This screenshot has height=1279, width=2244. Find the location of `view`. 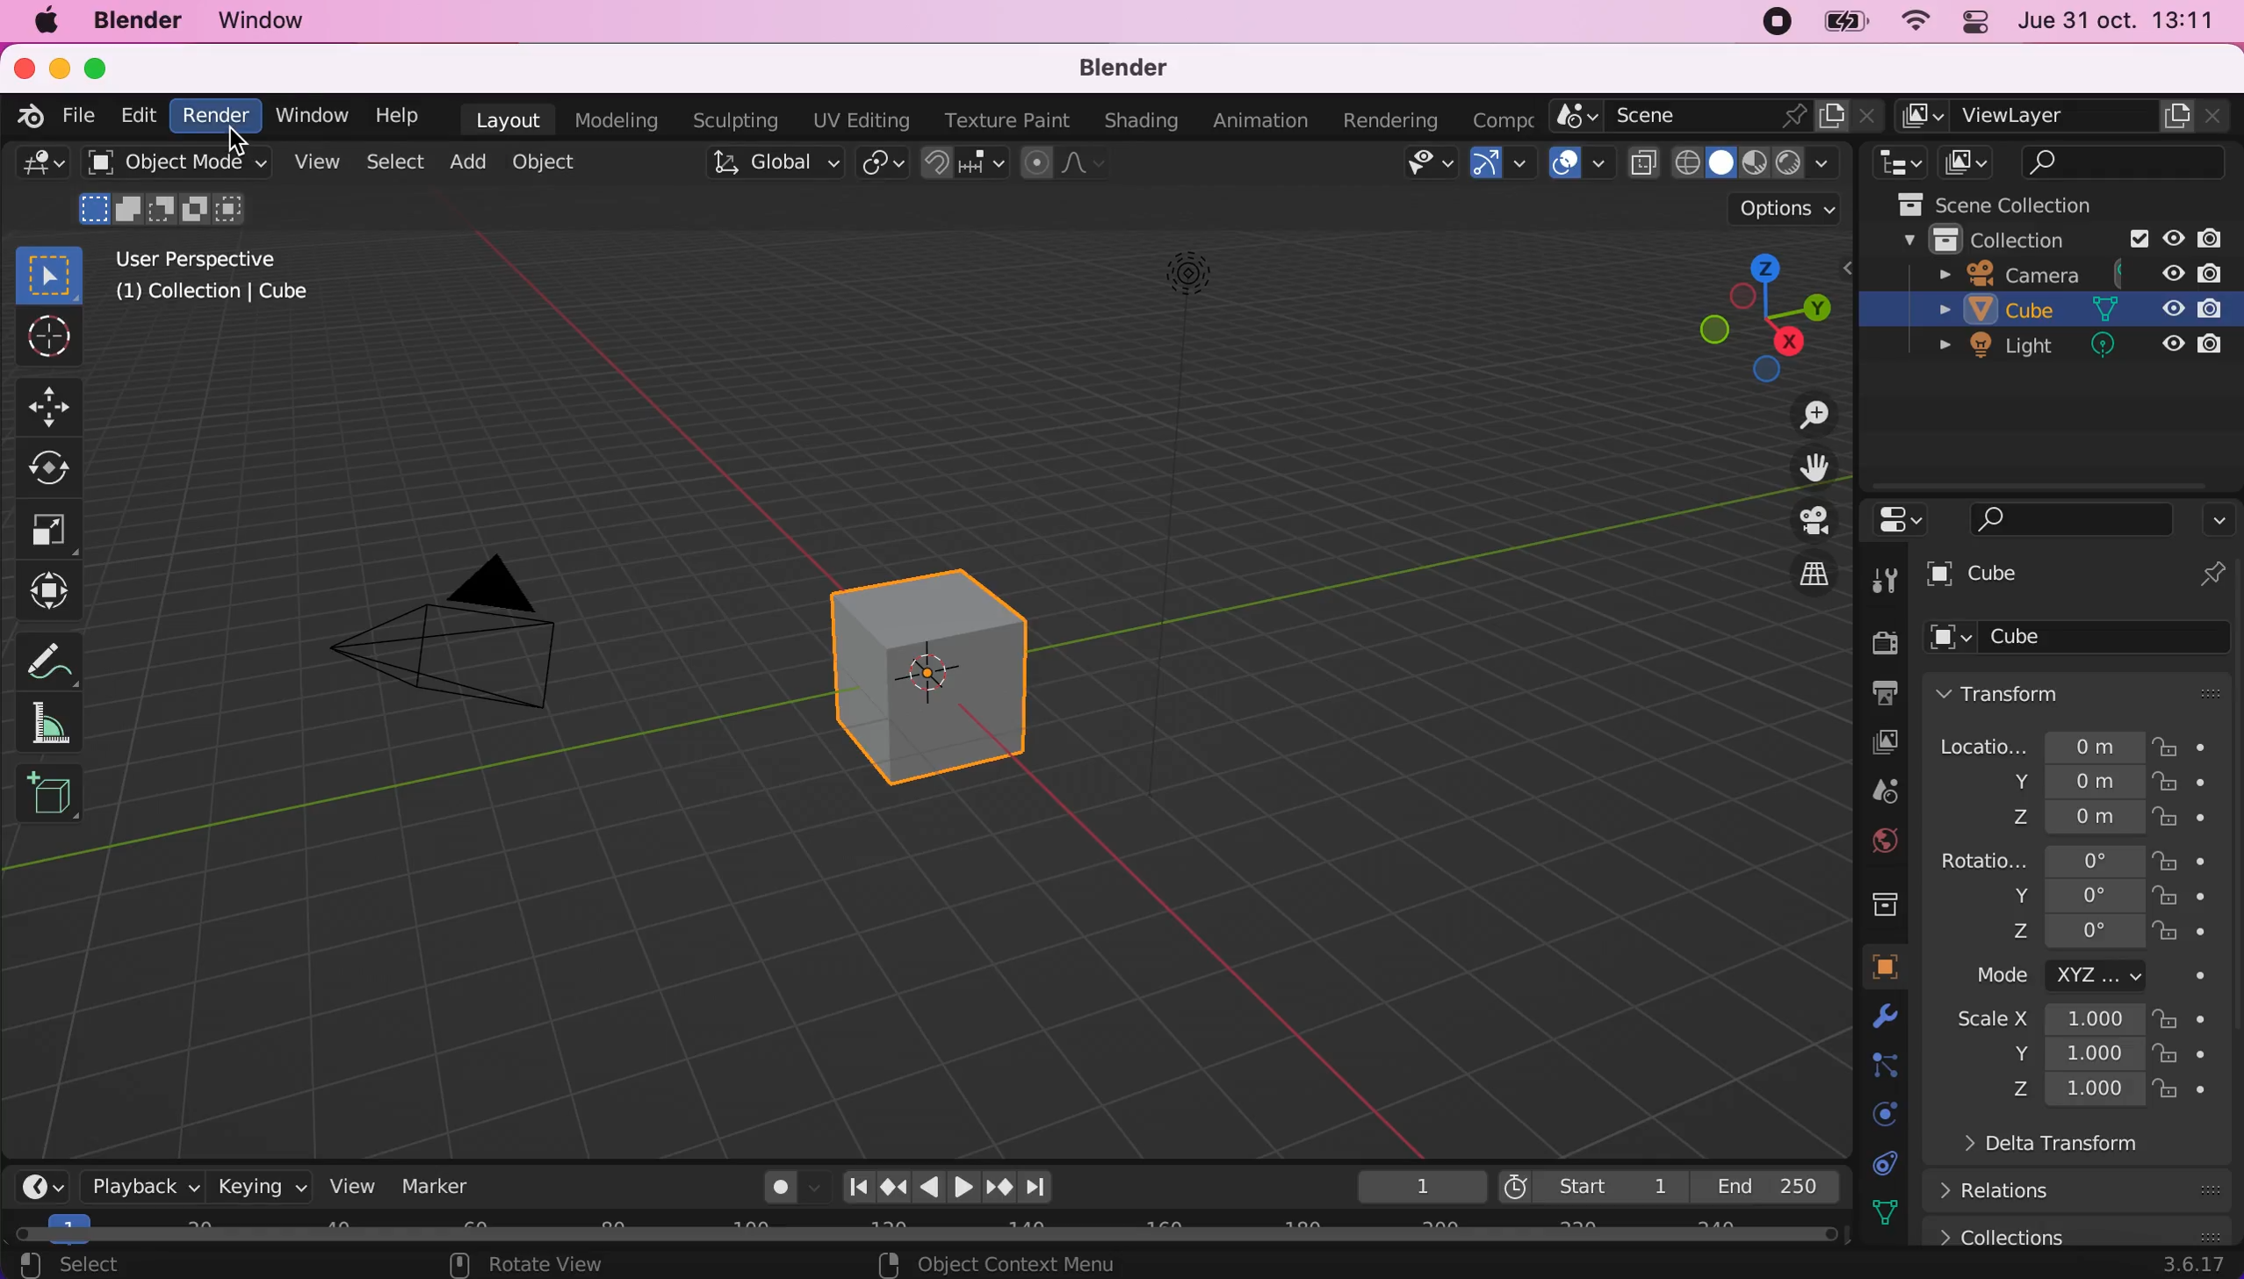

view is located at coordinates (360, 1189).